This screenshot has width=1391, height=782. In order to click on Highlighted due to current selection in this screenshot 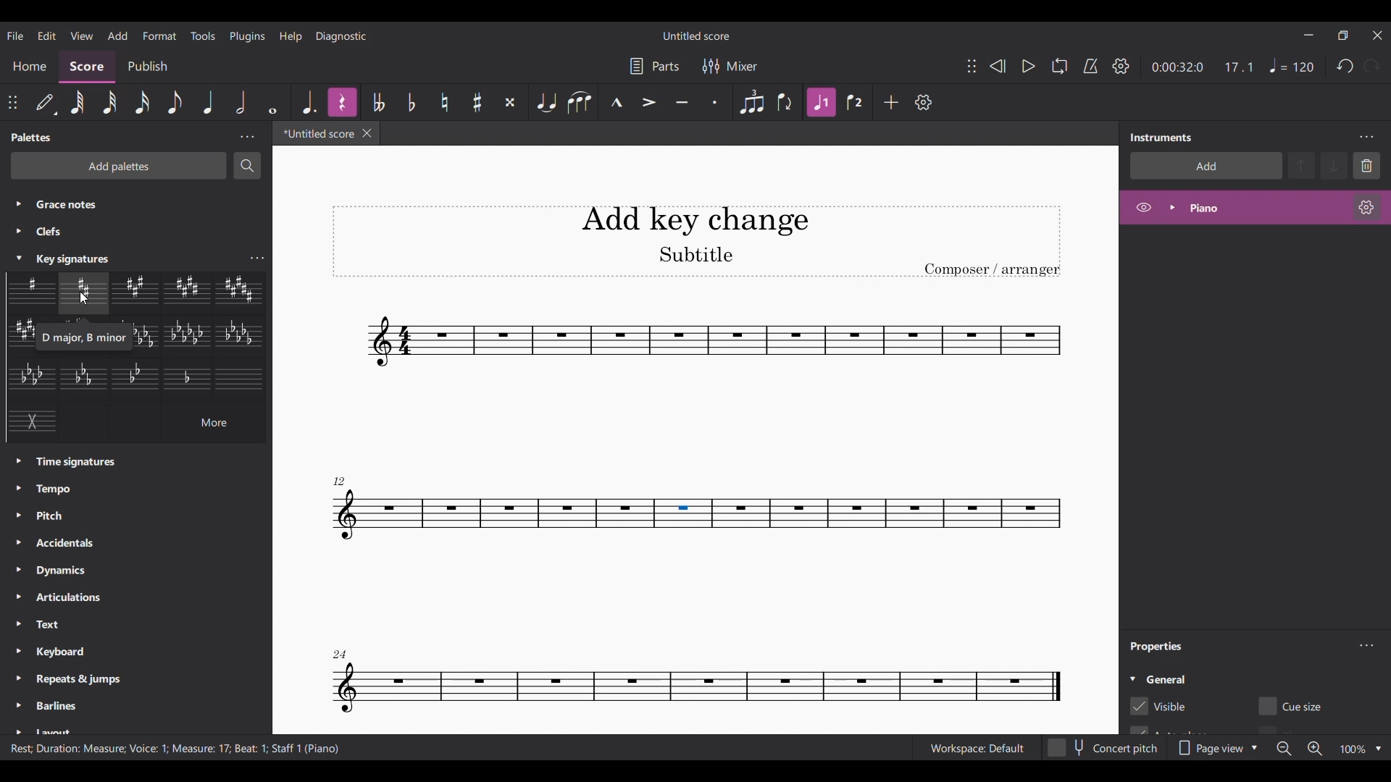, I will do `click(1255, 208)`.